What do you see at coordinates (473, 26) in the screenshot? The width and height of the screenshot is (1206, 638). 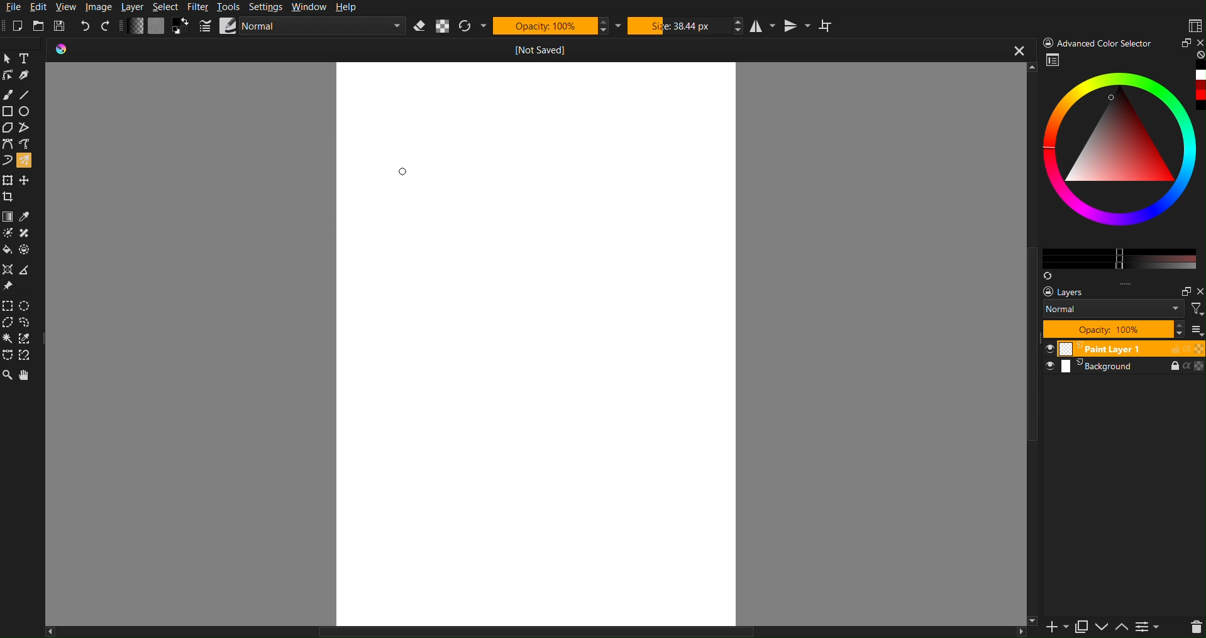 I see `Refresh` at bounding box center [473, 26].